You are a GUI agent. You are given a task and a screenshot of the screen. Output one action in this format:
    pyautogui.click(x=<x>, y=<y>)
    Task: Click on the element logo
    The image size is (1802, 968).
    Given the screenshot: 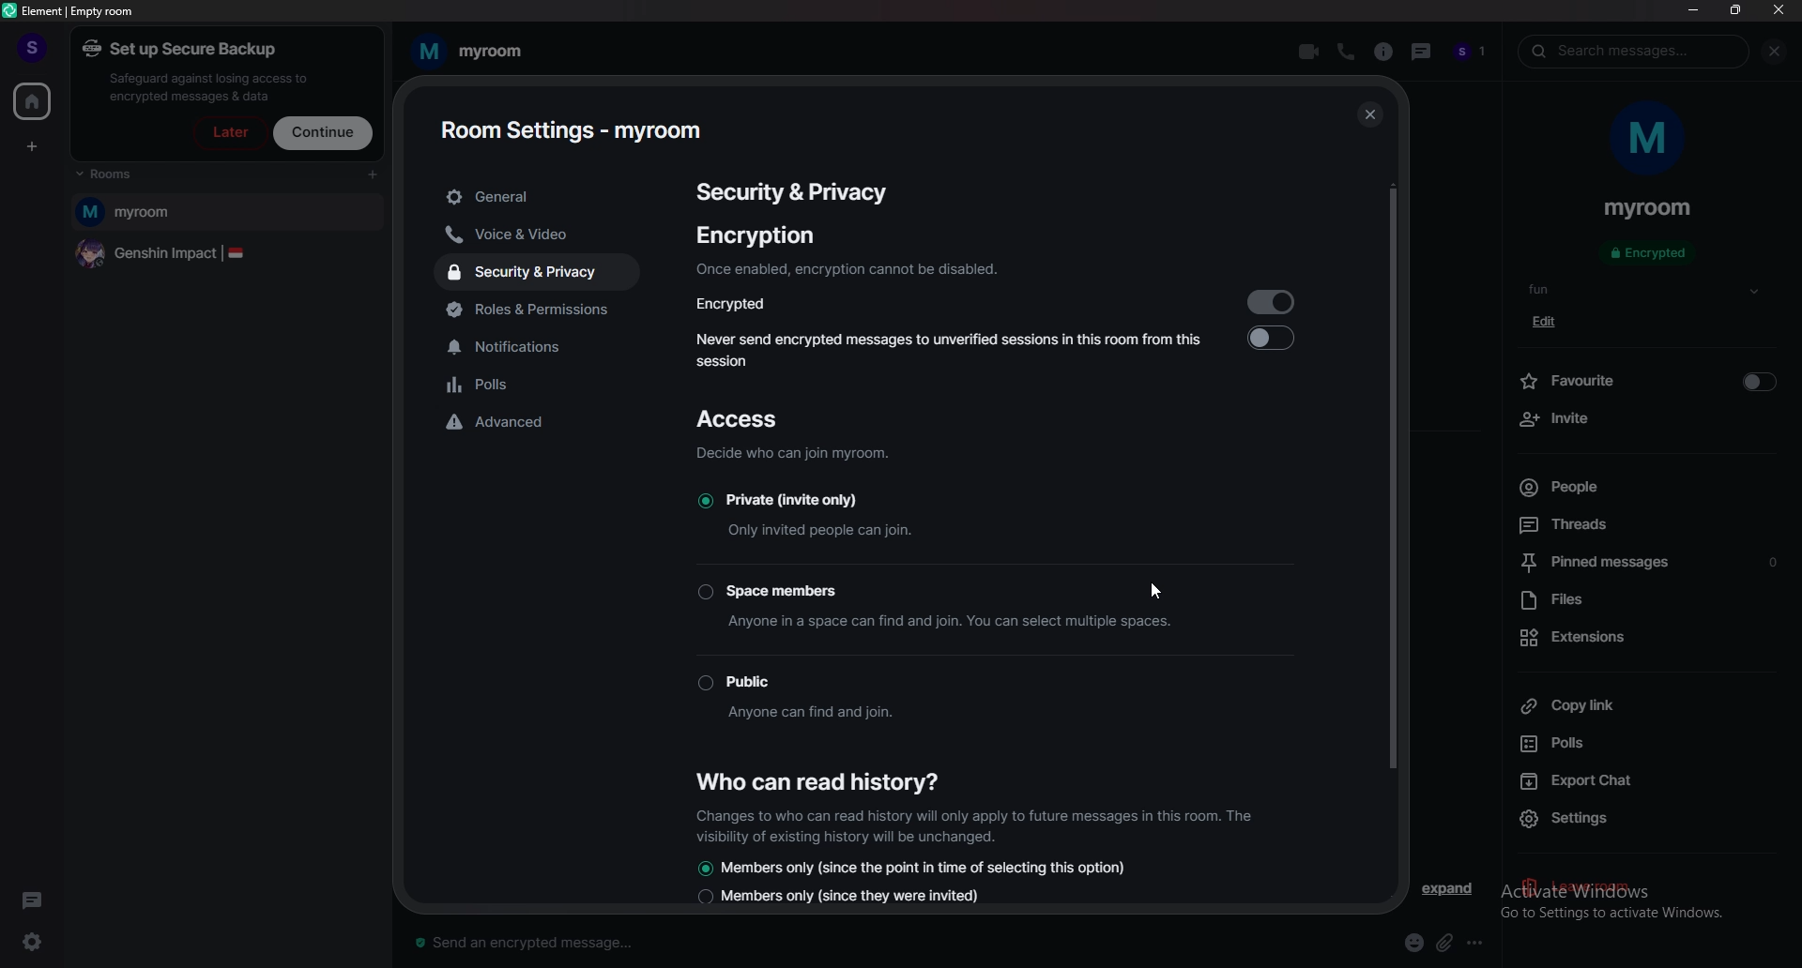 What is the action you would take?
    pyautogui.click(x=11, y=11)
    